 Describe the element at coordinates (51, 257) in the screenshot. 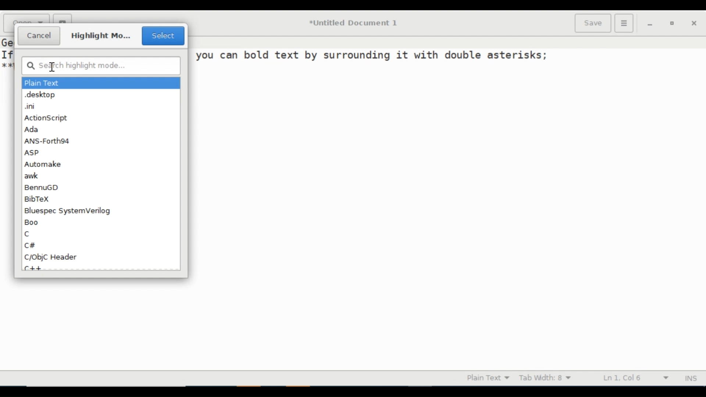

I see `C/ObjC Header` at that location.